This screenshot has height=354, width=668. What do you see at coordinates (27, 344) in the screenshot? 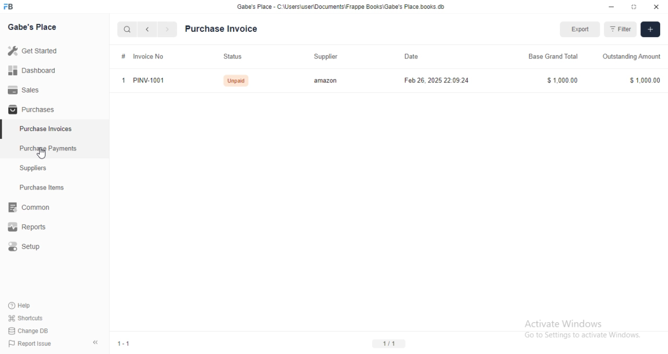
I see `Report Issue` at bounding box center [27, 344].